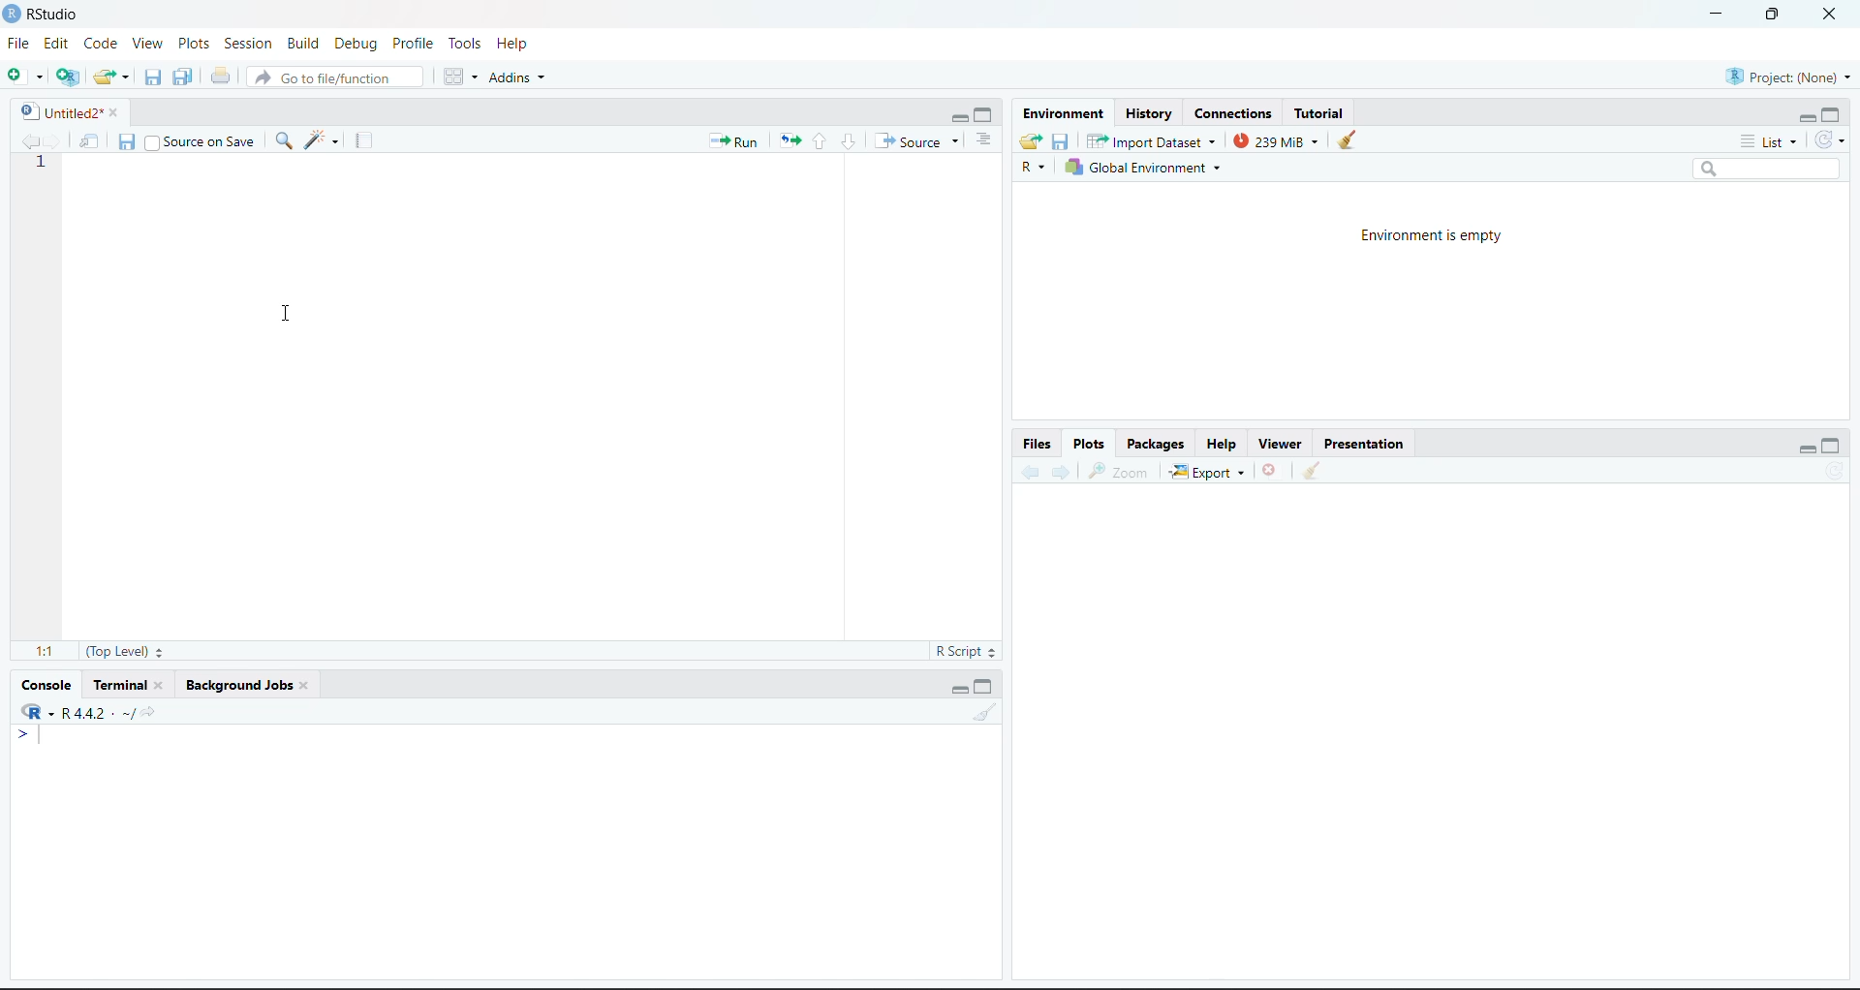  I want to click on Maximize, so click(986, 111).